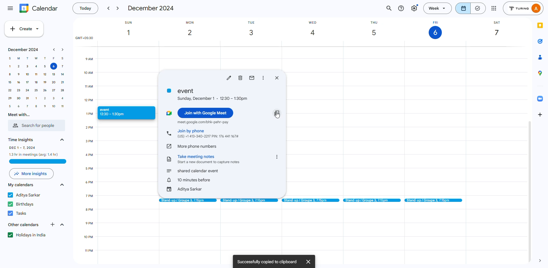 Image resolution: width=548 pixels, height=268 pixels. What do you see at coordinates (493, 8) in the screenshot?
I see `more` at bounding box center [493, 8].